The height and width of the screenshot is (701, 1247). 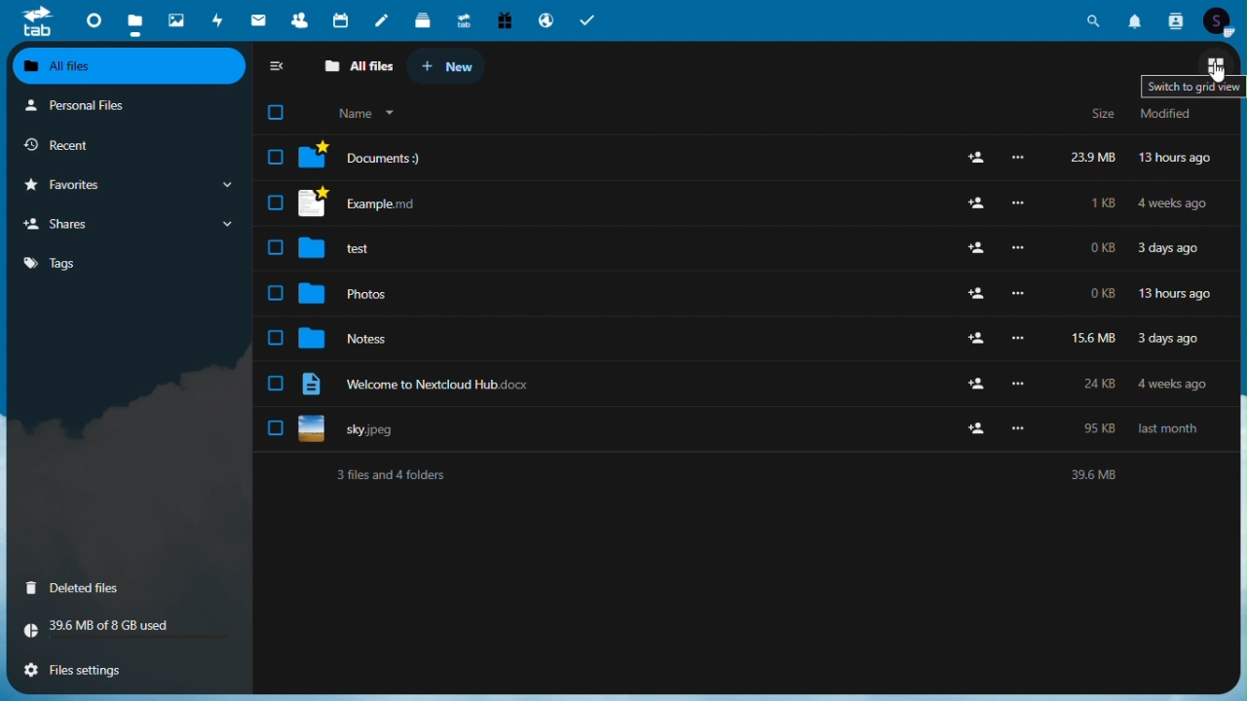 I want to click on all files, so click(x=355, y=64).